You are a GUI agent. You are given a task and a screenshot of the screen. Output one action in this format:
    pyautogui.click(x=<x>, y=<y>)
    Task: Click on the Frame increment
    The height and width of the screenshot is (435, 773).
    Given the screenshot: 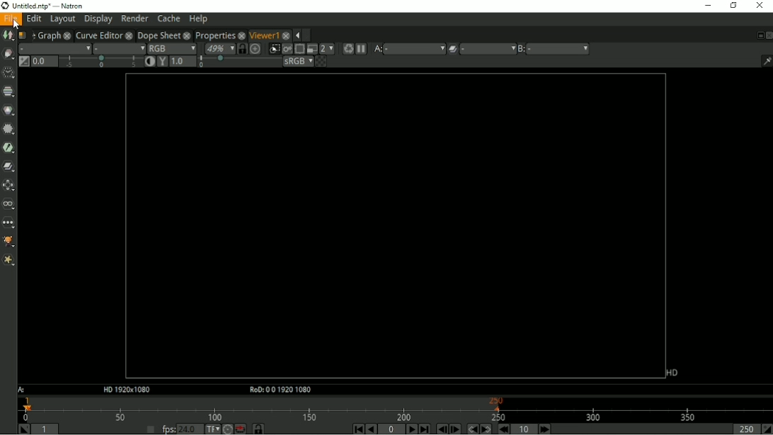 What is the action you would take?
    pyautogui.click(x=525, y=429)
    